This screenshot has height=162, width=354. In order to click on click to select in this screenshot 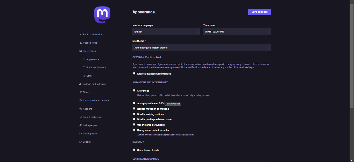, I will do `click(134, 119)`.